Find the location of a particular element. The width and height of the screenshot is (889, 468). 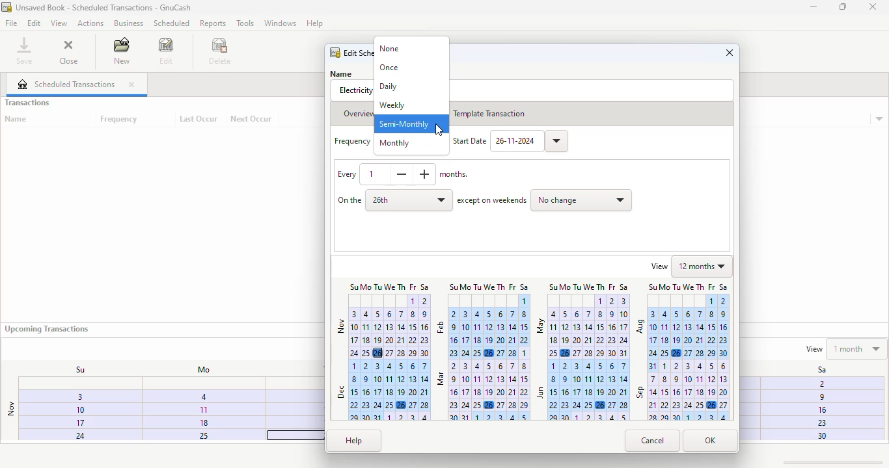

16 is located at coordinates (821, 410).